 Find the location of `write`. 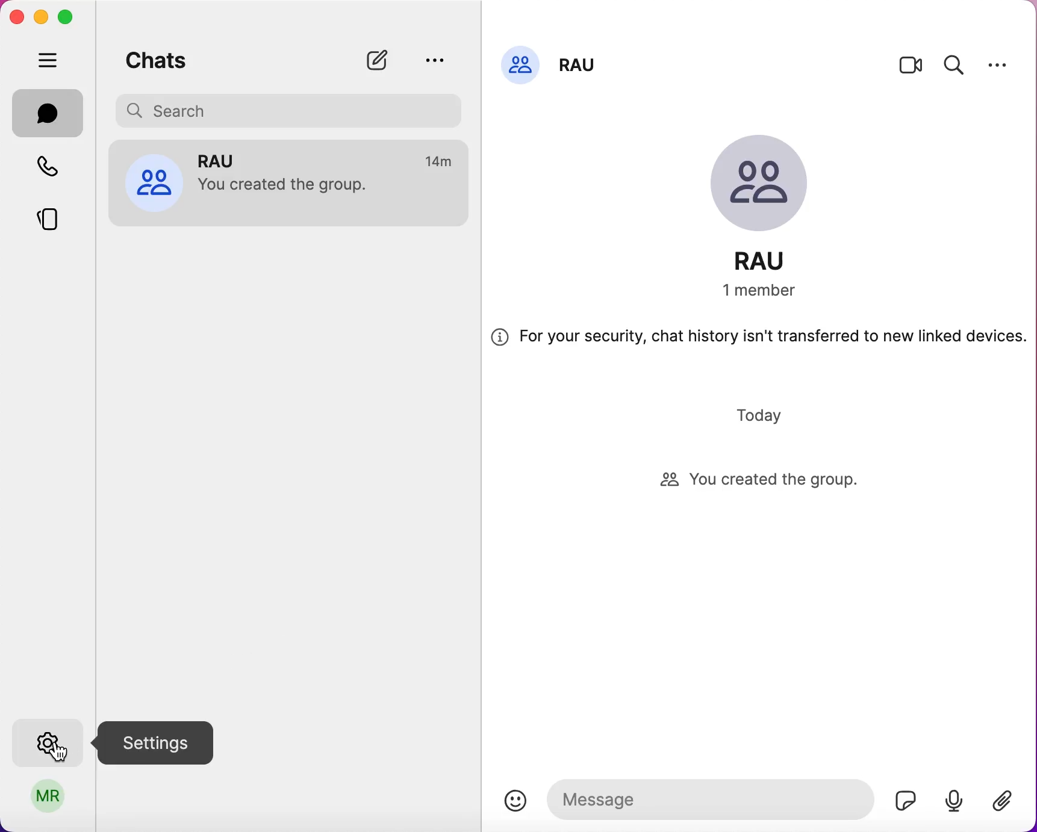

write is located at coordinates (377, 60).